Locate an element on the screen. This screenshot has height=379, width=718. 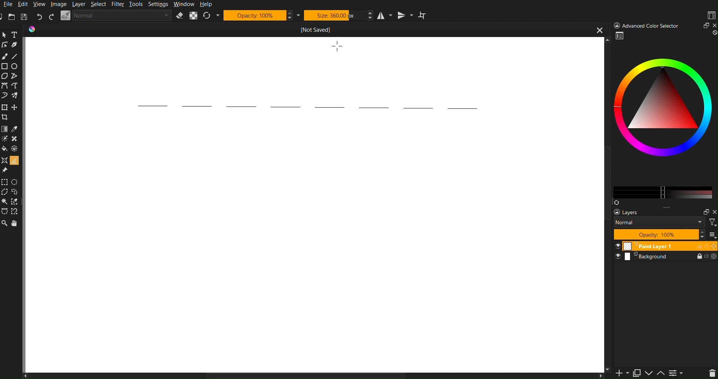
Alpha is located at coordinates (194, 16).